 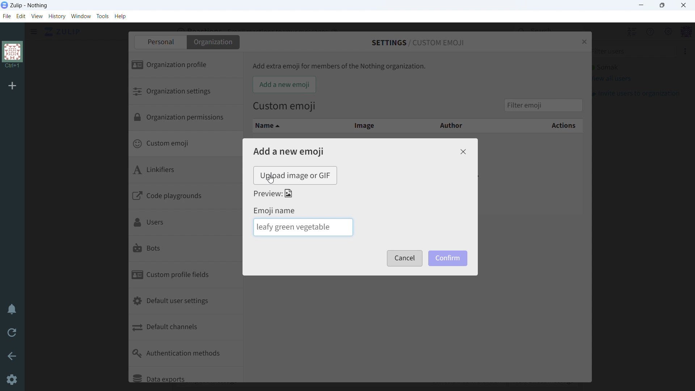 I want to click on add organization, so click(x=13, y=86).